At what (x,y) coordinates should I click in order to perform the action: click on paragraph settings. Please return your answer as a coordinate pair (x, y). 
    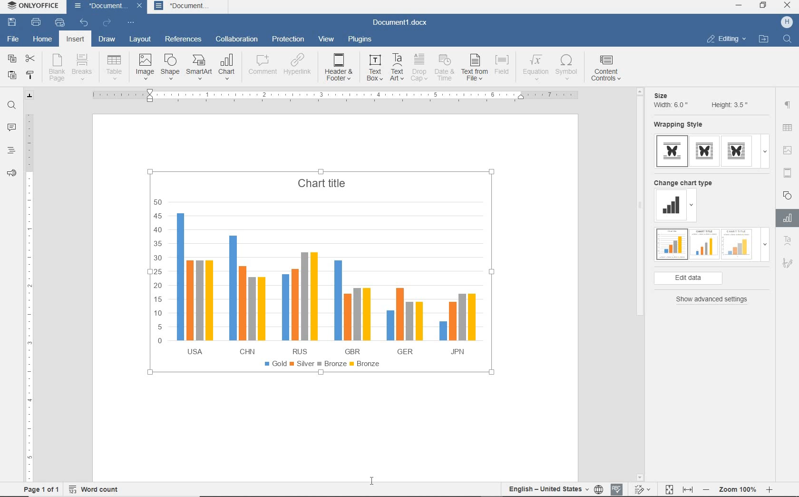
    Looking at the image, I should click on (788, 105).